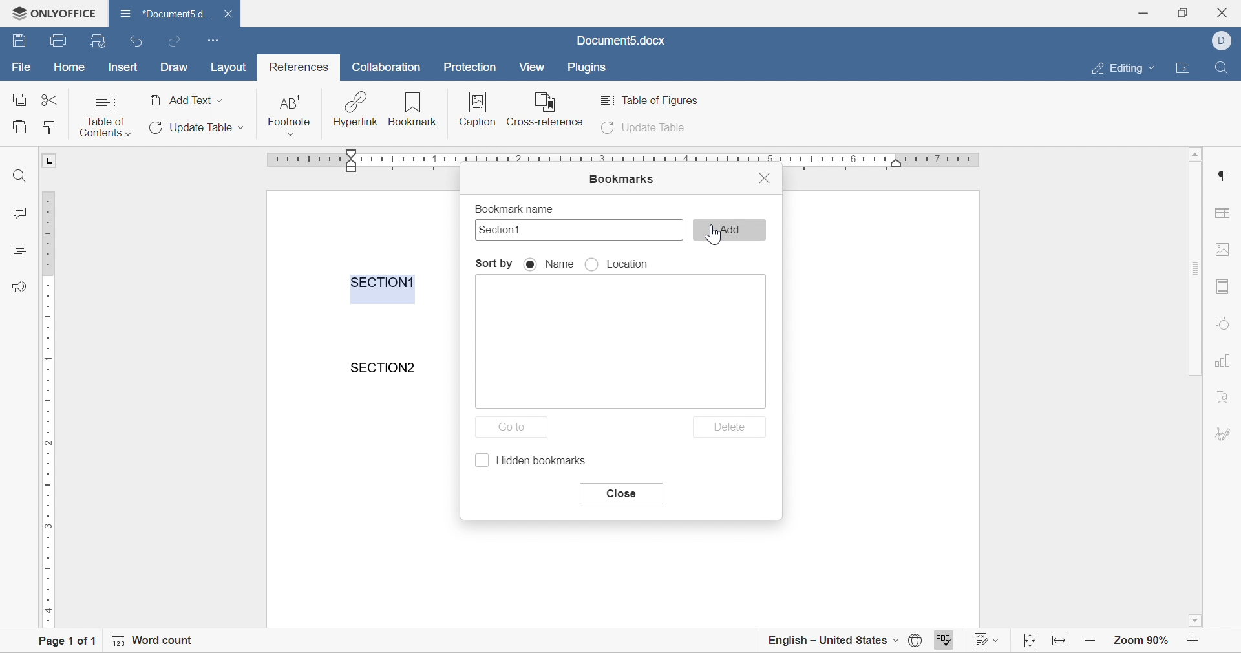 The height and width of the screenshot is (653, 1241). What do you see at coordinates (48, 127) in the screenshot?
I see `copy style` at bounding box center [48, 127].